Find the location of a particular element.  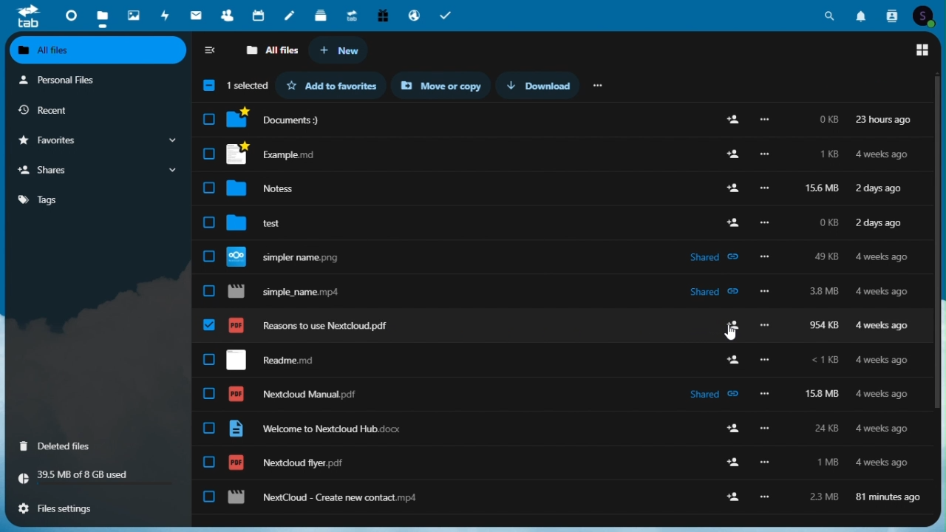

selection box is located at coordinates (234, 85).